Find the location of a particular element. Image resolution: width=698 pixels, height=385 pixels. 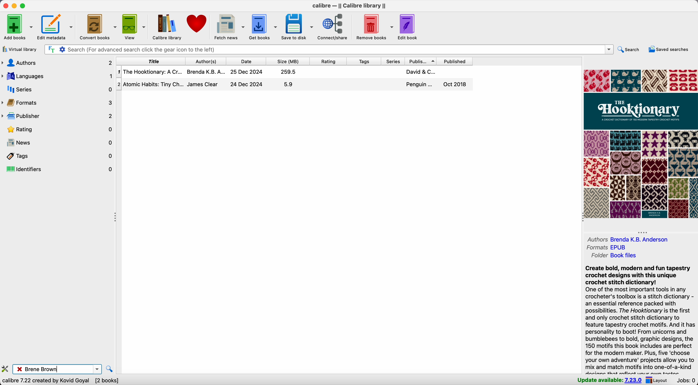

connect/share is located at coordinates (334, 27).